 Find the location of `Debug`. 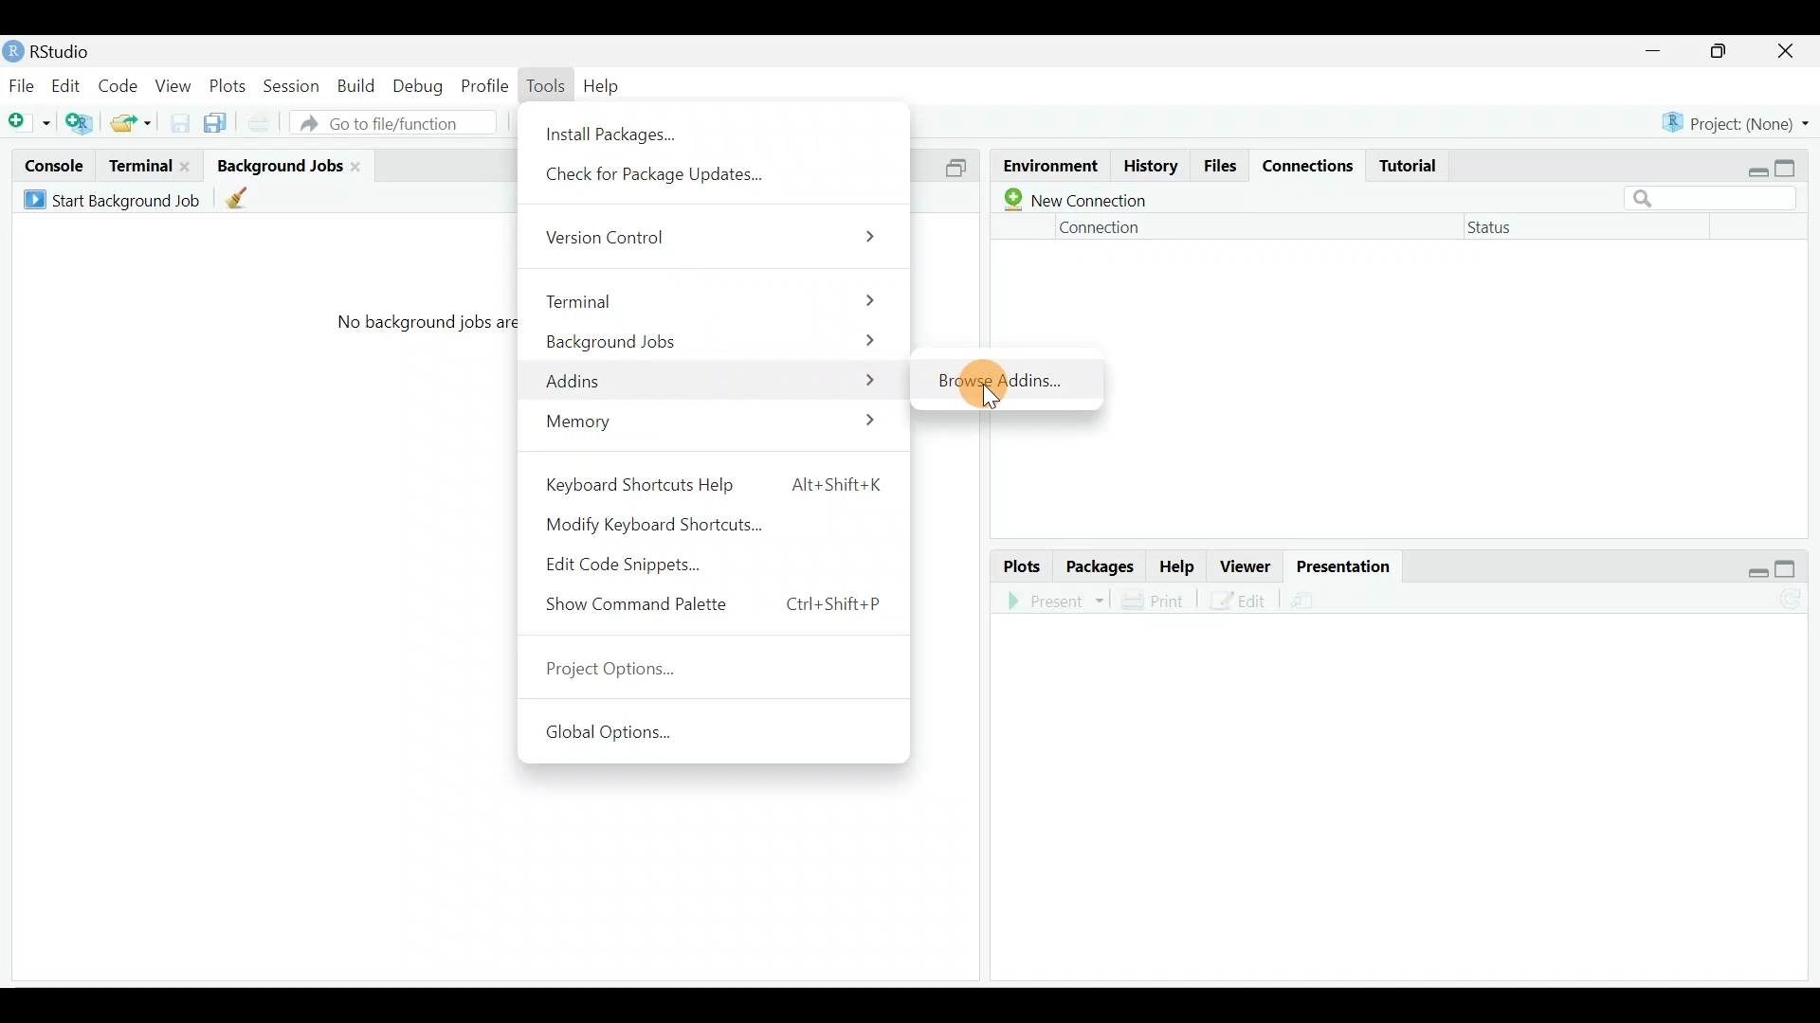

Debug is located at coordinates (422, 83).